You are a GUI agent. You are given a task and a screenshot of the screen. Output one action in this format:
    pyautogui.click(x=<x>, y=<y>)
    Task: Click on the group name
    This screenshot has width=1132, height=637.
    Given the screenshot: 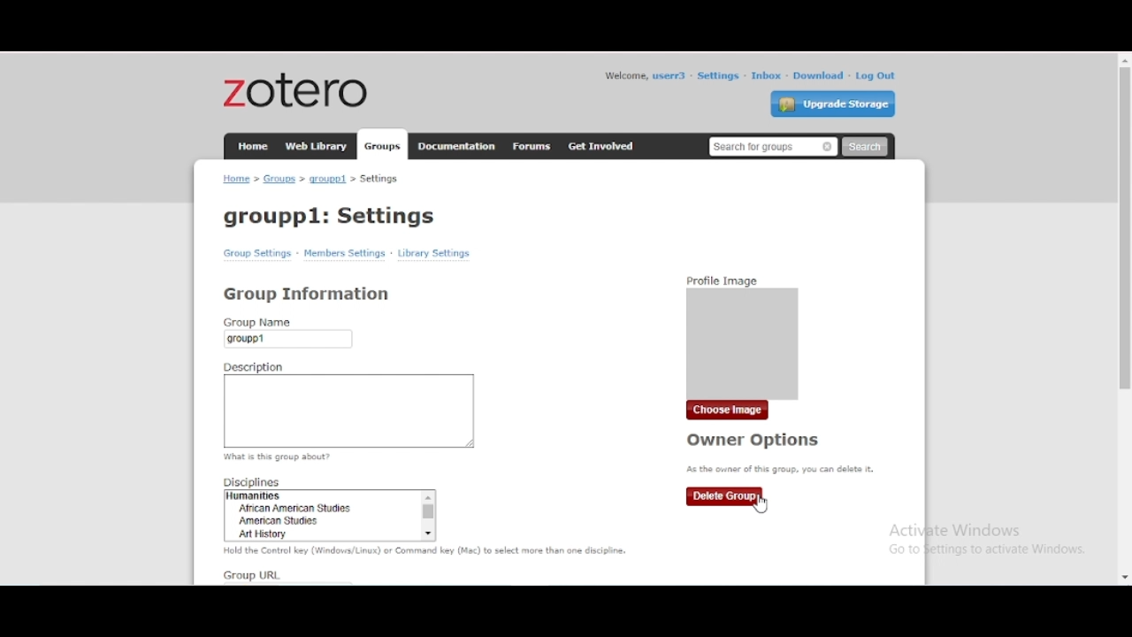 What is the action you would take?
    pyautogui.click(x=290, y=333)
    